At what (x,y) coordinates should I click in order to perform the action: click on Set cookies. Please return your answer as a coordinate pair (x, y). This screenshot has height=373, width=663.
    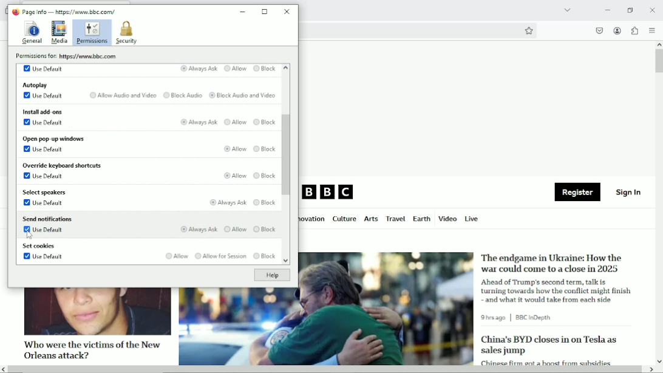
    Looking at the image, I should click on (39, 247).